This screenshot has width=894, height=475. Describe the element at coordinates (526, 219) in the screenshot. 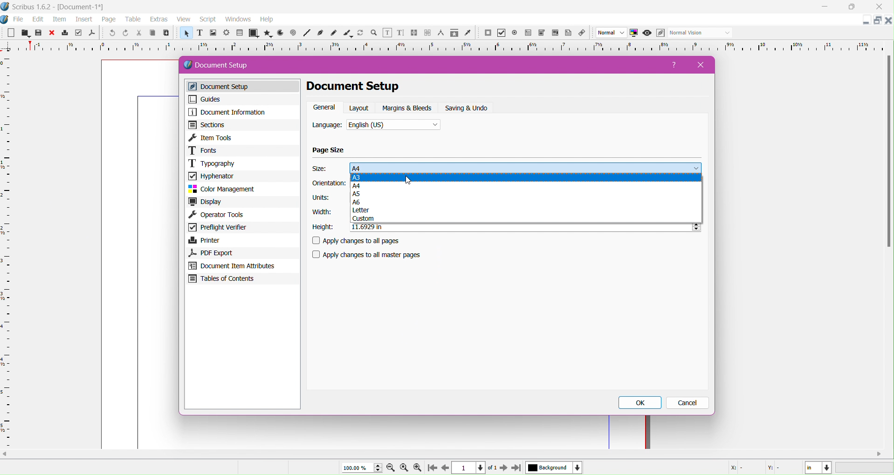

I see `Custom` at that location.